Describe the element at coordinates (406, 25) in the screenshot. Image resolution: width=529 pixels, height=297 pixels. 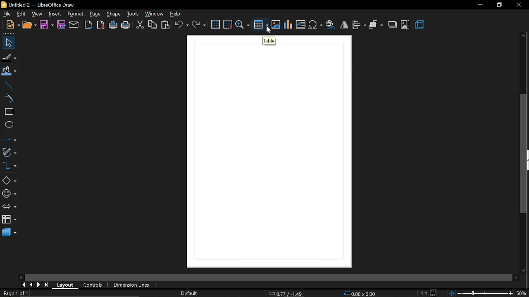
I see `crop` at that location.